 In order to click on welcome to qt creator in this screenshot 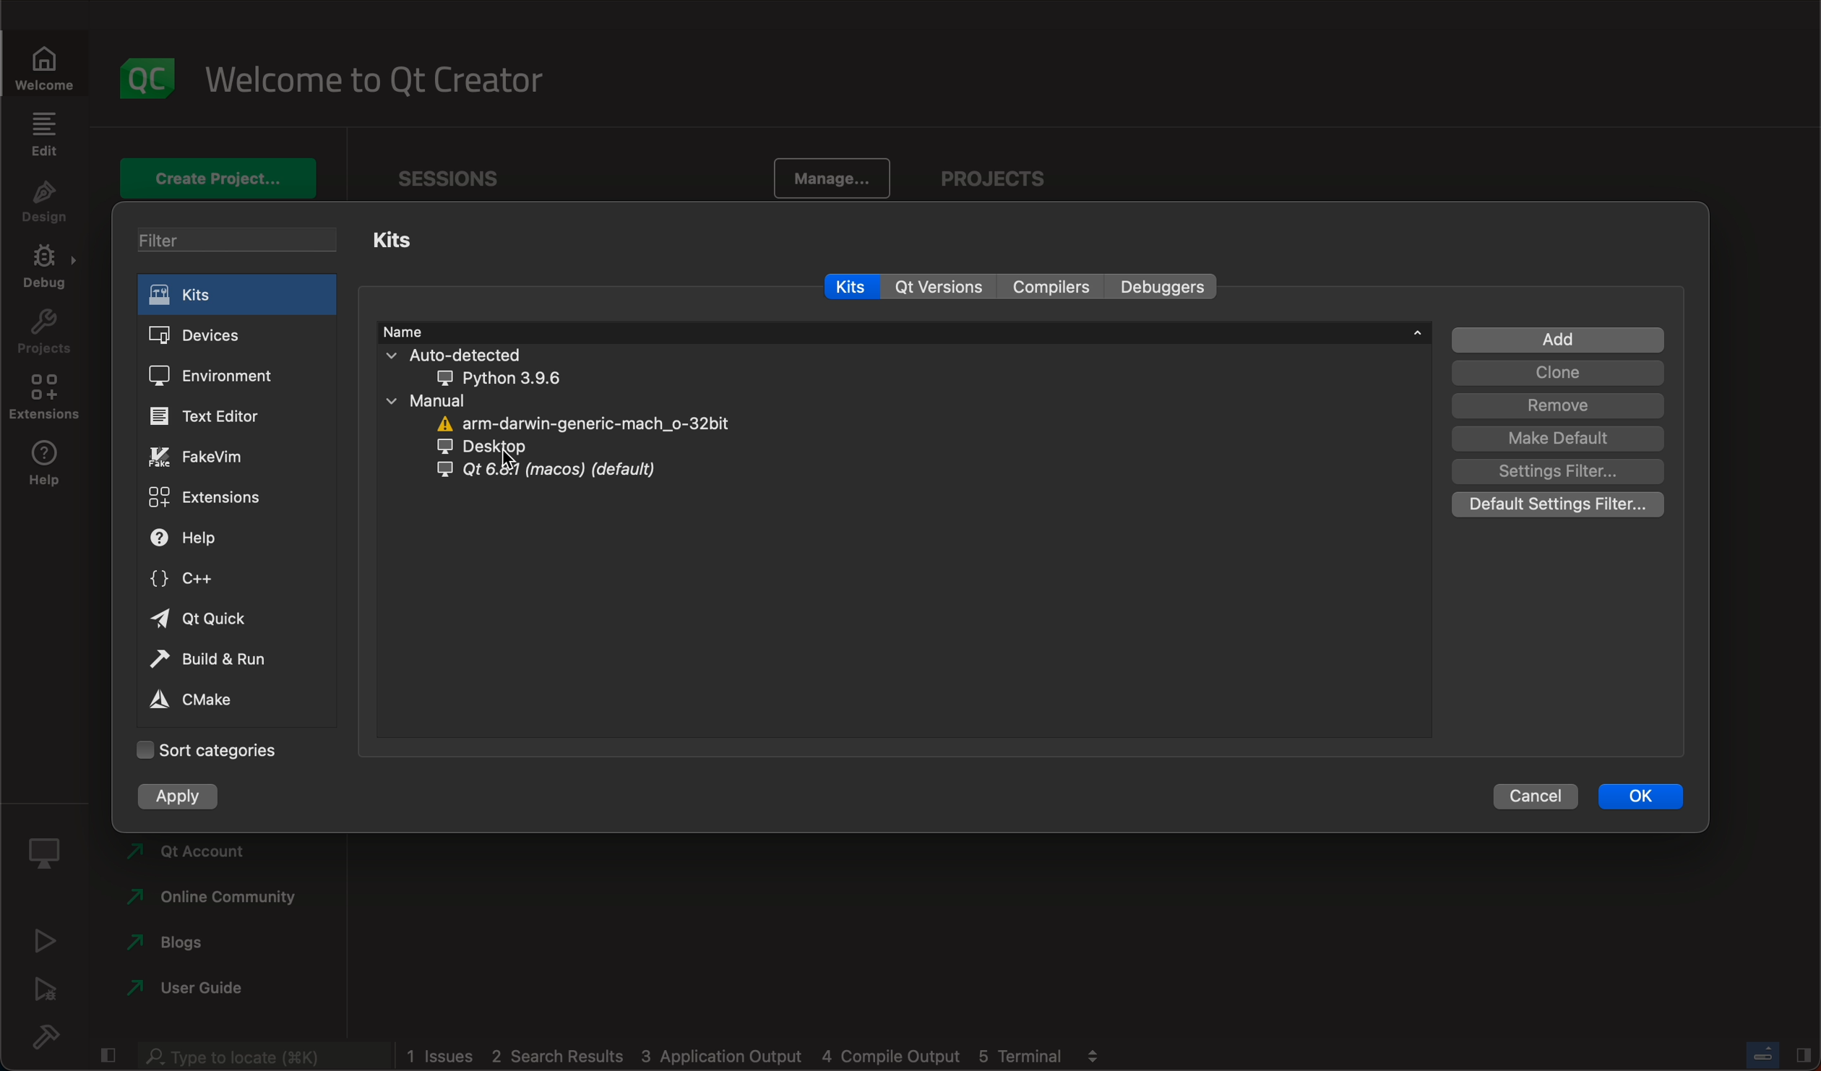, I will do `click(370, 77)`.